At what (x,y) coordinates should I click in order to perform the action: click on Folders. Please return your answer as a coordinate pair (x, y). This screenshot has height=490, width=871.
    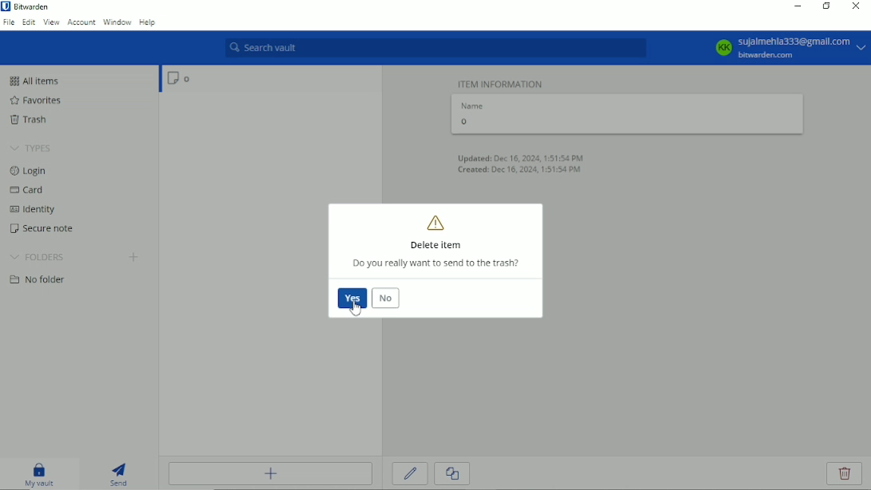
    Looking at the image, I should click on (37, 258).